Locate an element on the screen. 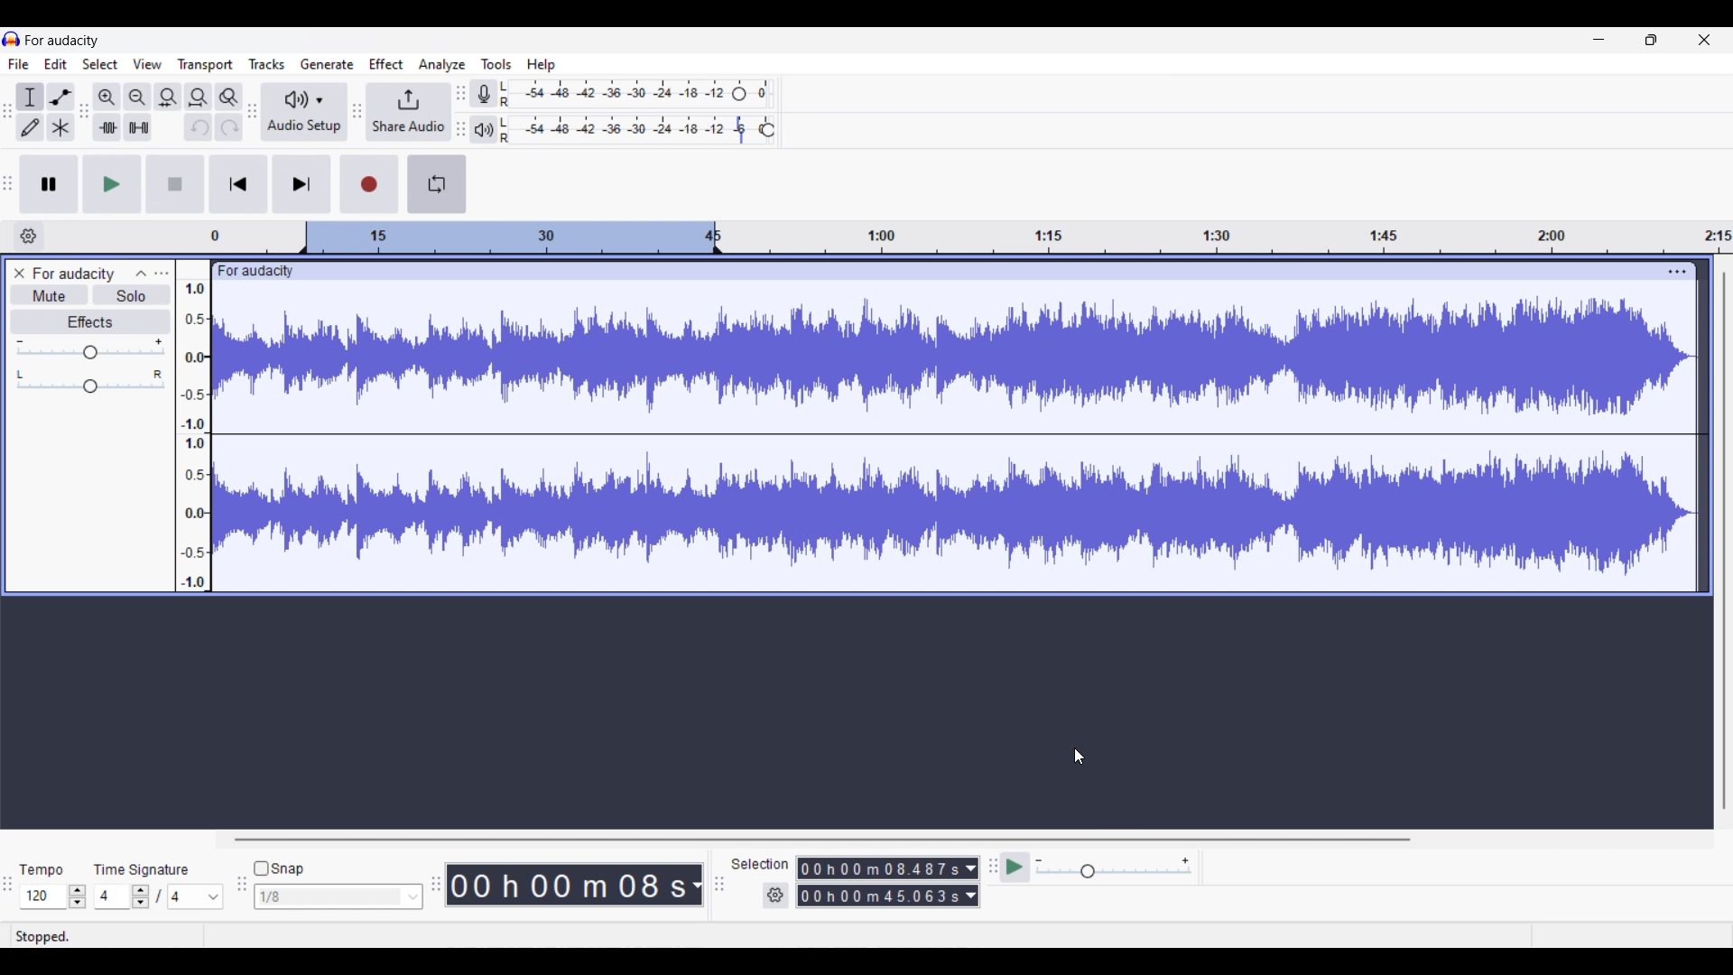 This screenshot has width=1733, height=975. Current timestamp of track is located at coordinates (563, 885).